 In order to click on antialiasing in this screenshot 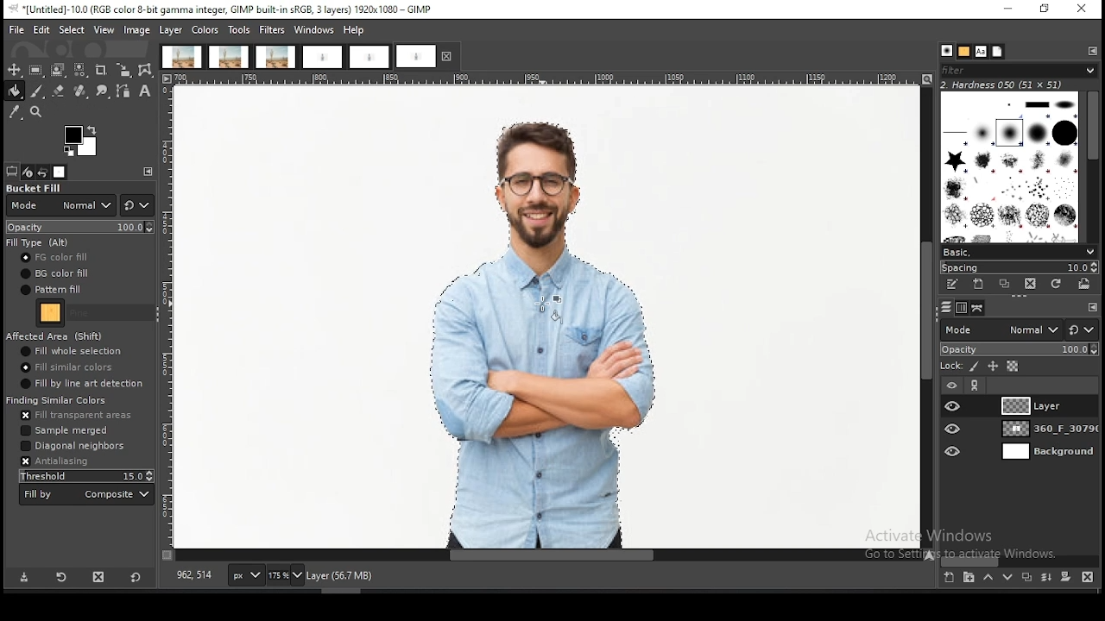, I will do `click(54, 462)`.